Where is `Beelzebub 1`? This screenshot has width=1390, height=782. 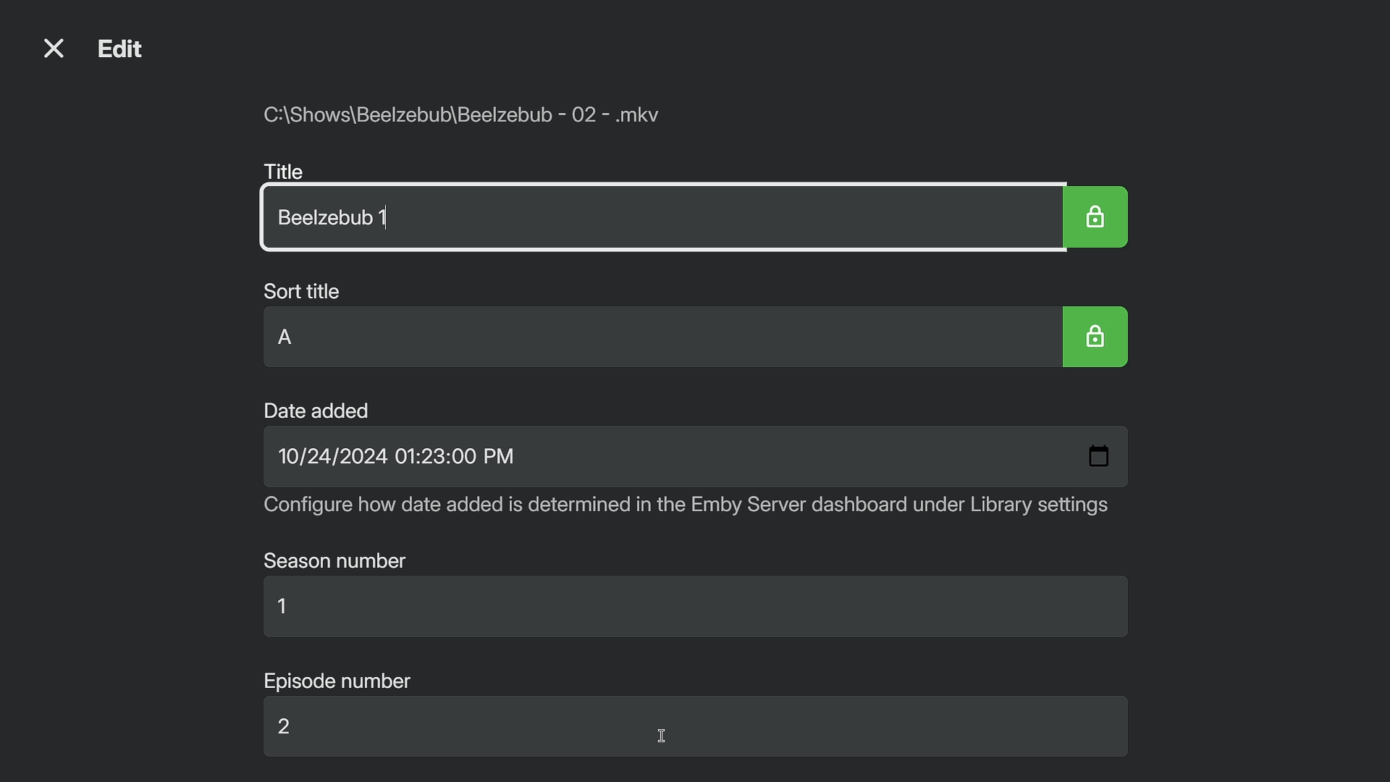
Beelzebub 1 is located at coordinates (349, 221).